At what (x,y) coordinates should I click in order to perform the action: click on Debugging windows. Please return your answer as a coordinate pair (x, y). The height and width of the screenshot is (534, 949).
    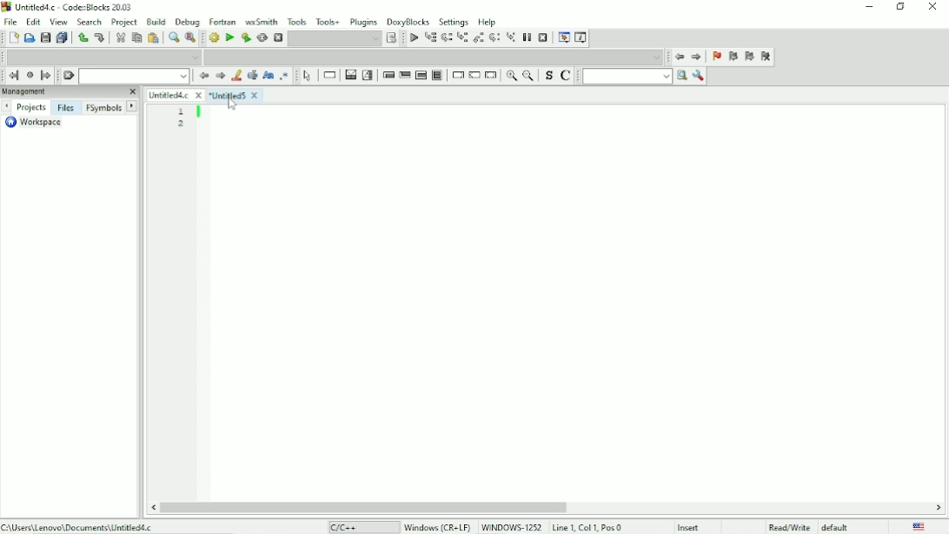
    Looking at the image, I should click on (563, 38).